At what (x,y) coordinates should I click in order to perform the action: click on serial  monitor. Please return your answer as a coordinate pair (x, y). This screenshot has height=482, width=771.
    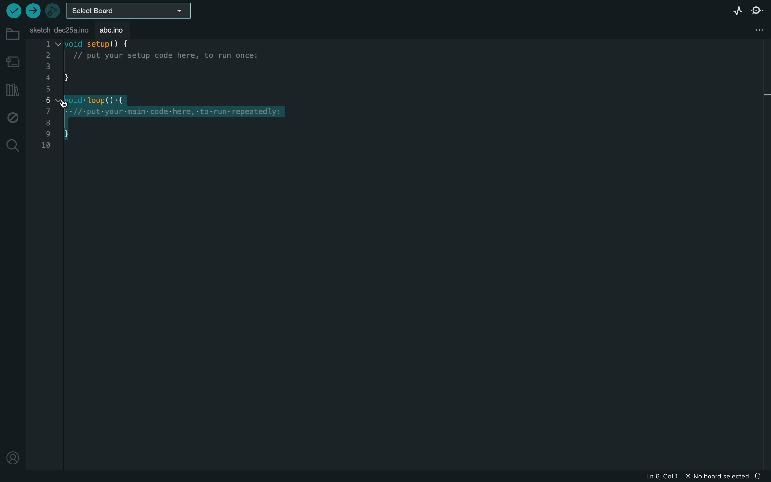
    Looking at the image, I should click on (759, 11).